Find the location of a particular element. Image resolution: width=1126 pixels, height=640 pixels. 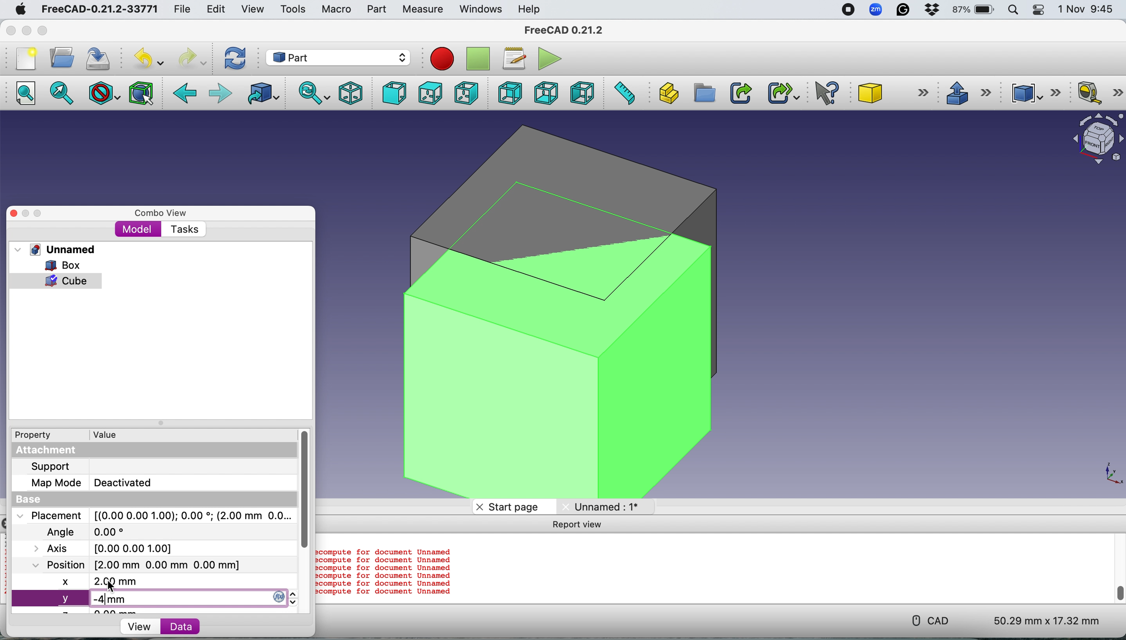

Bounding box is located at coordinates (142, 92).